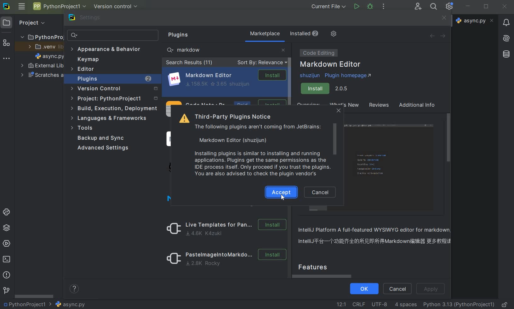 The width and height of the screenshot is (514, 309). I want to click on build, execution, deployment, so click(114, 109).